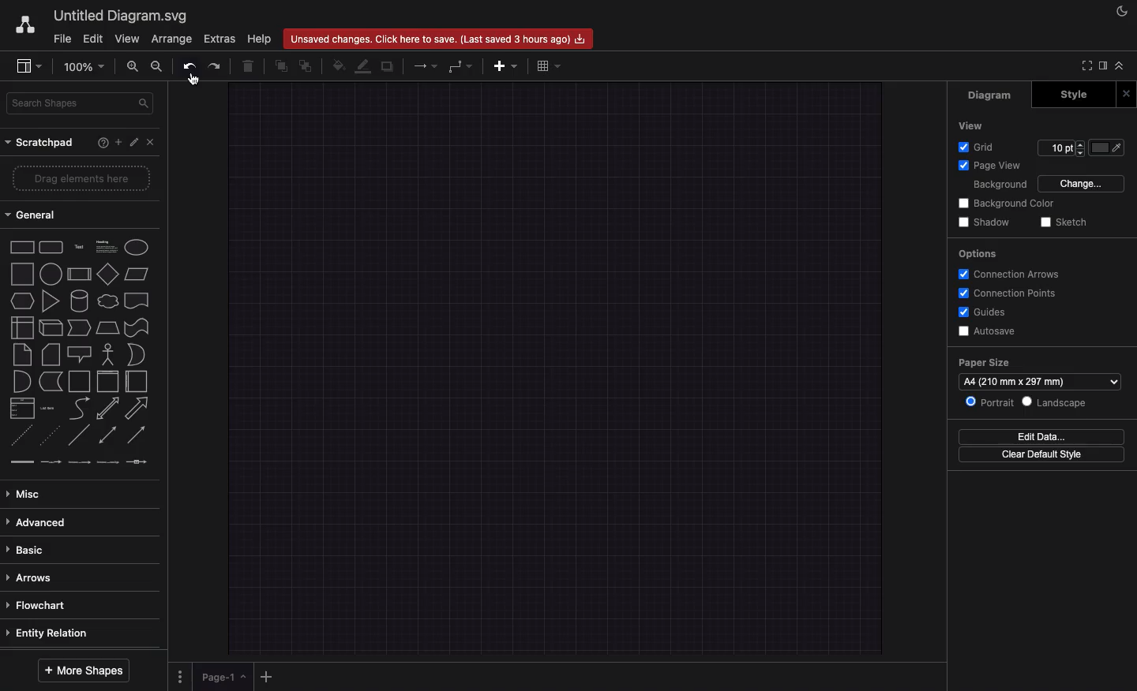 This screenshot has height=691, width=1137. Describe the element at coordinates (94, 39) in the screenshot. I see `Edit` at that location.